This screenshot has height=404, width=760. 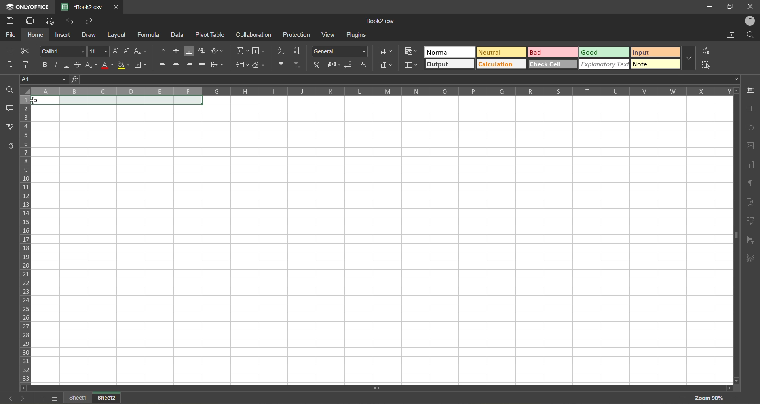 I want to click on change case, so click(x=142, y=51).